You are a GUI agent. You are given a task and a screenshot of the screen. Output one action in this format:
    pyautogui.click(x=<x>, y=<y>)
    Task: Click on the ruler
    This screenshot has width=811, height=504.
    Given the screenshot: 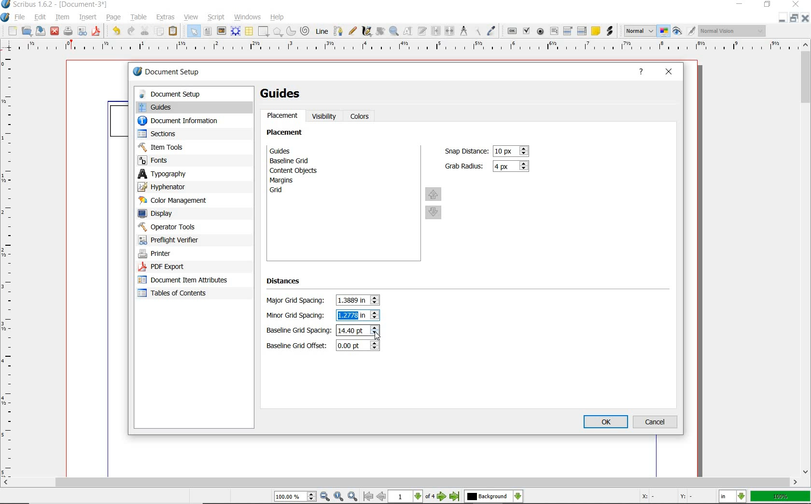 What is the action you would take?
    pyautogui.click(x=402, y=48)
    